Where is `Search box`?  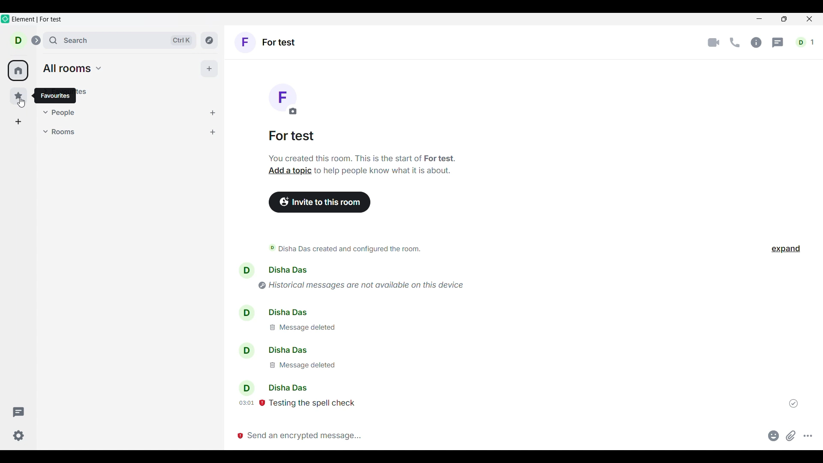
Search box is located at coordinates (119, 40).